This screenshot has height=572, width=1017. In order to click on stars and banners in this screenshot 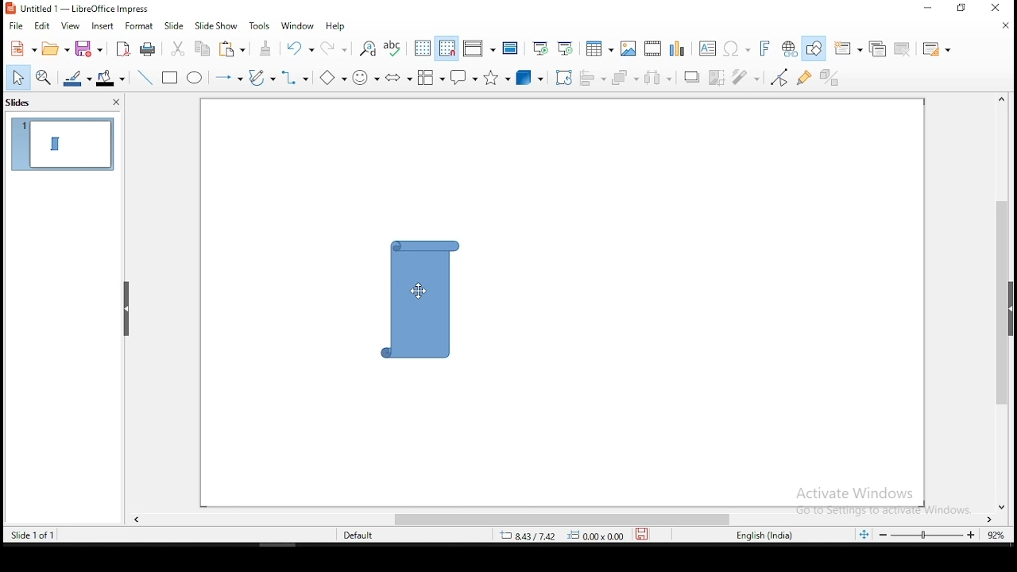, I will do `click(495, 77)`.